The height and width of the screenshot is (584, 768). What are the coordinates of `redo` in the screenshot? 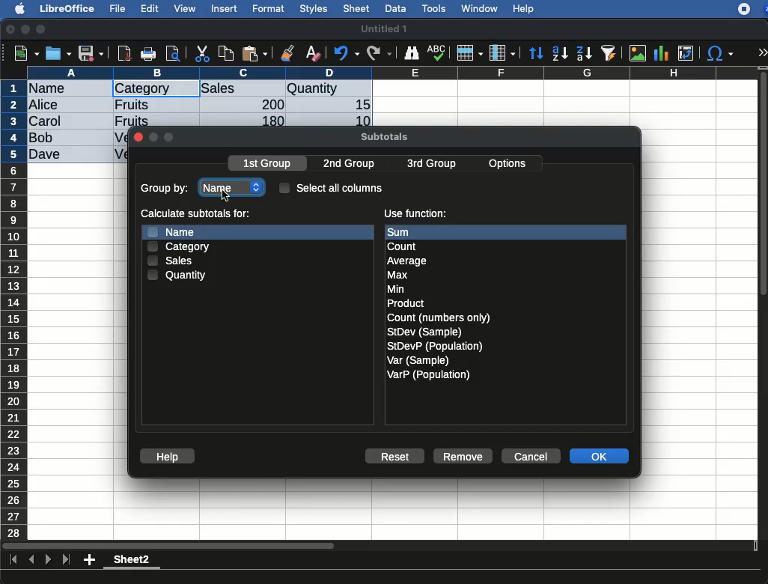 It's located at (380, 53).